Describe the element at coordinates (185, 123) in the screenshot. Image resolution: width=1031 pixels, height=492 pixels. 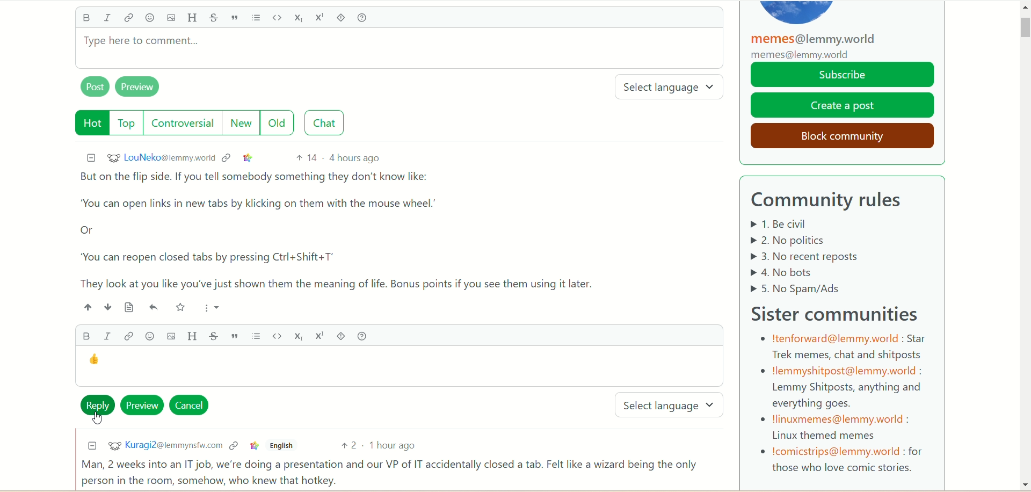
I see `controversial` at that location.